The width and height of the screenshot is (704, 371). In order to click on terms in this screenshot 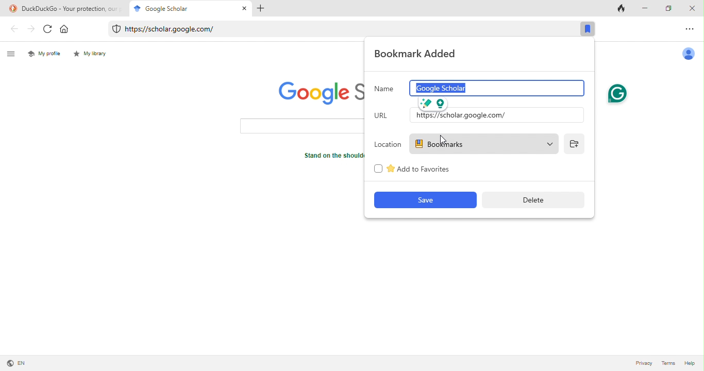, I will do `click(668, 364)`.